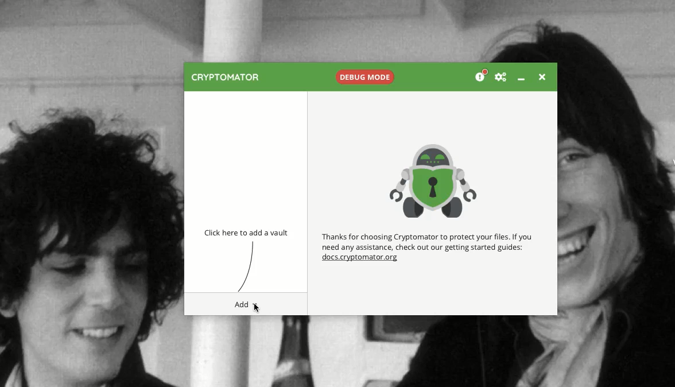 The image size is (675, 387). What do you see at coordinates (523, 80) in the screenshot?
I see `Minimize` at bounding box center [523, 80].